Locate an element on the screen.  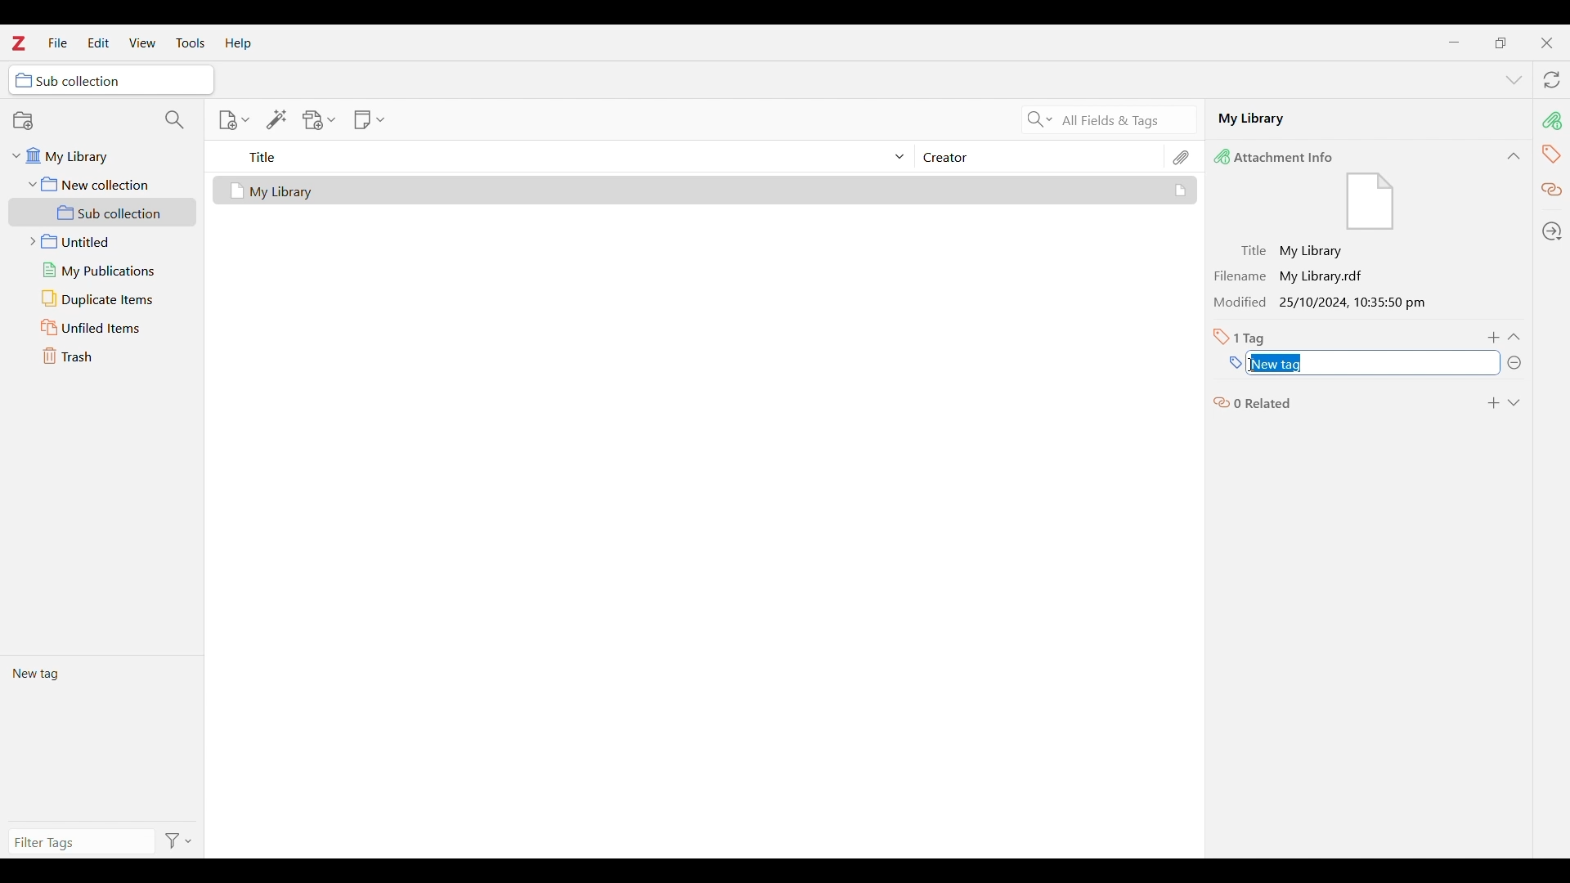
All fields and tags search criteria selected is located at coordinates (1124, 121).